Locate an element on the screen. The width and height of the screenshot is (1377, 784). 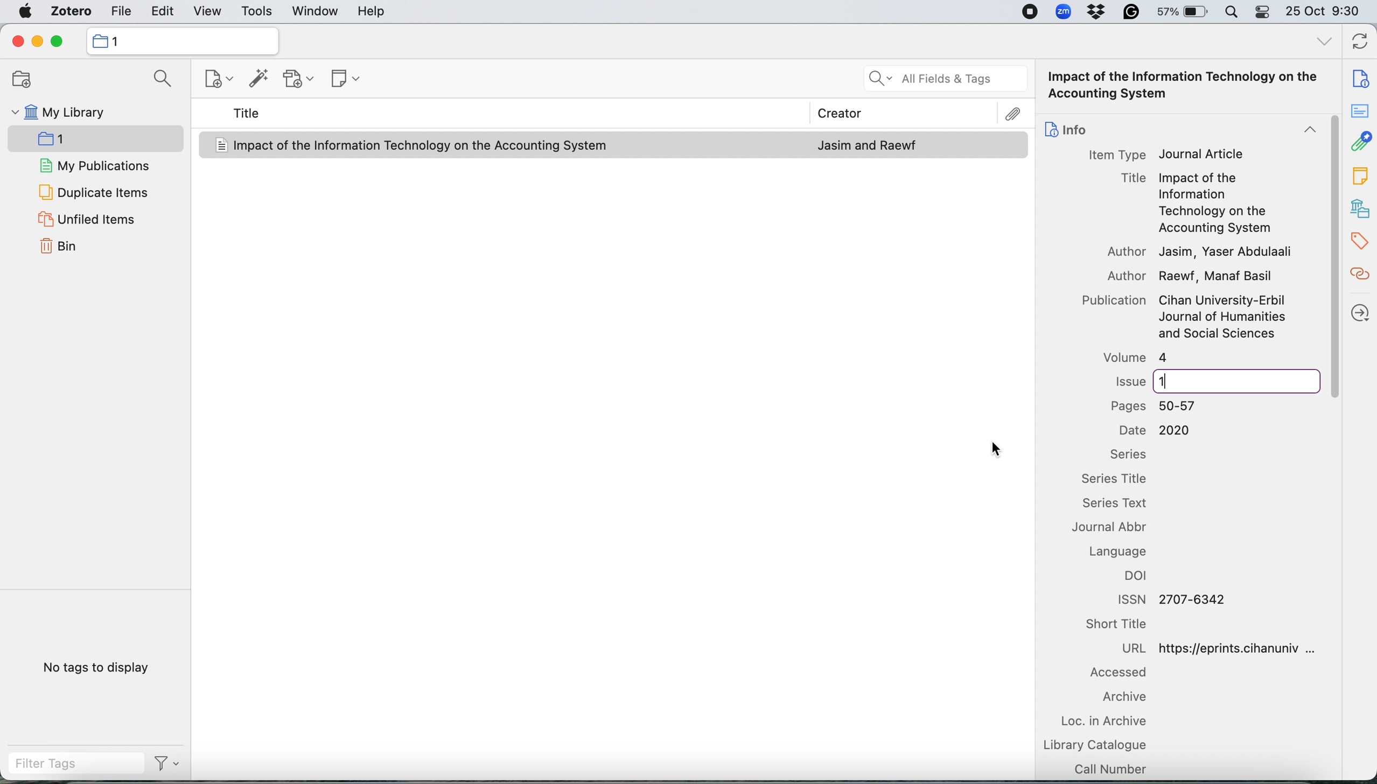
journal article author is located at coordinates (868, 146).